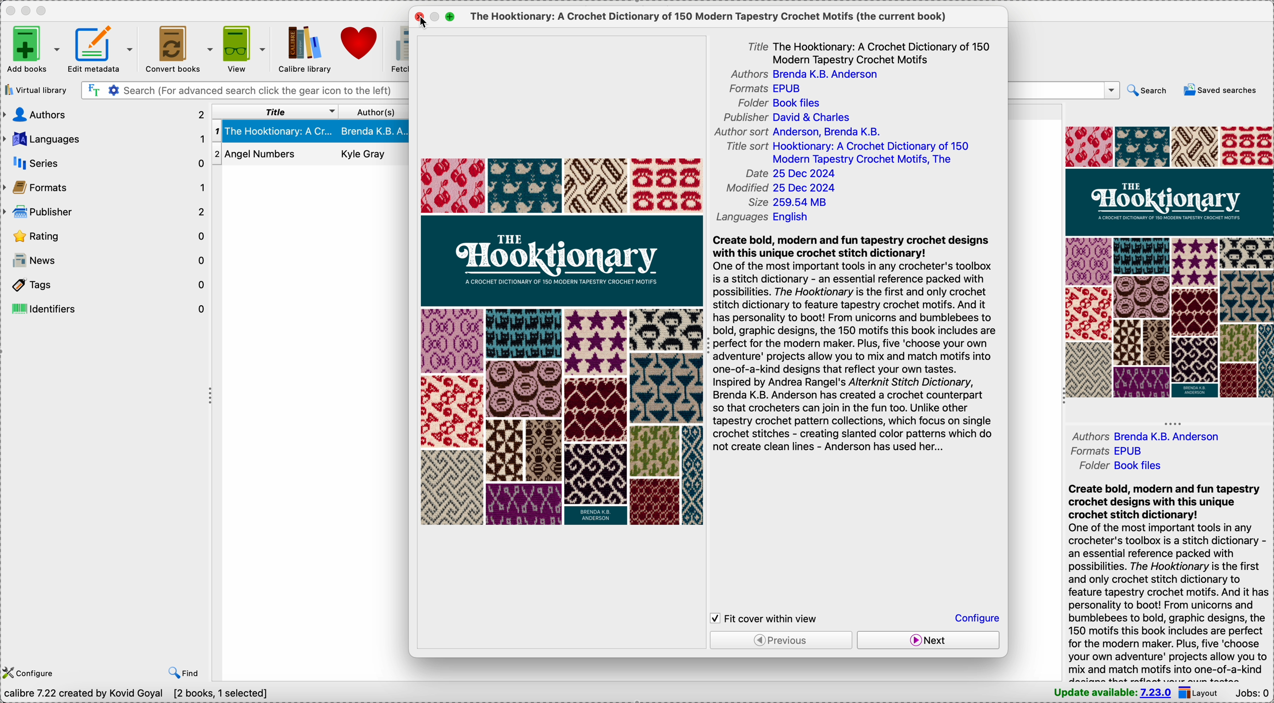  Describe the element at coordinates (799, 134) in the screenshot. I see `author sort` at that location.